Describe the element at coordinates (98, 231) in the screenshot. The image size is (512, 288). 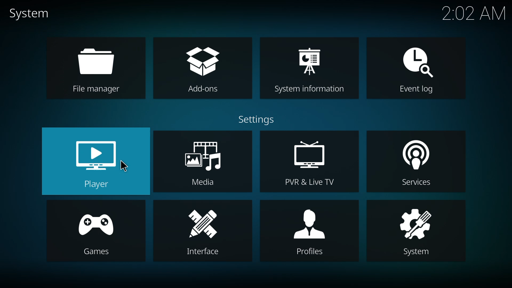
I see `games` at that location.